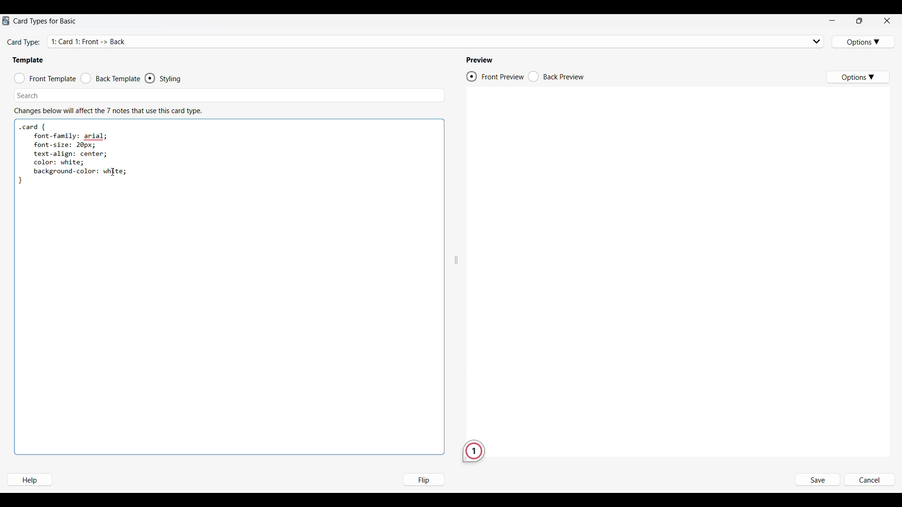  Describe the element at coordinates (110, 78) in the screenshot. I see `Back template` at that location.